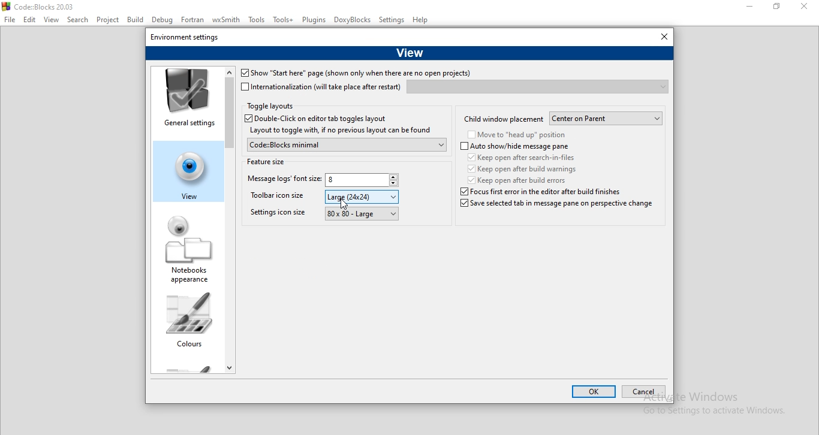  Describe the element at coordinates (807, 8) in the screenshot. I see `close` at that location.